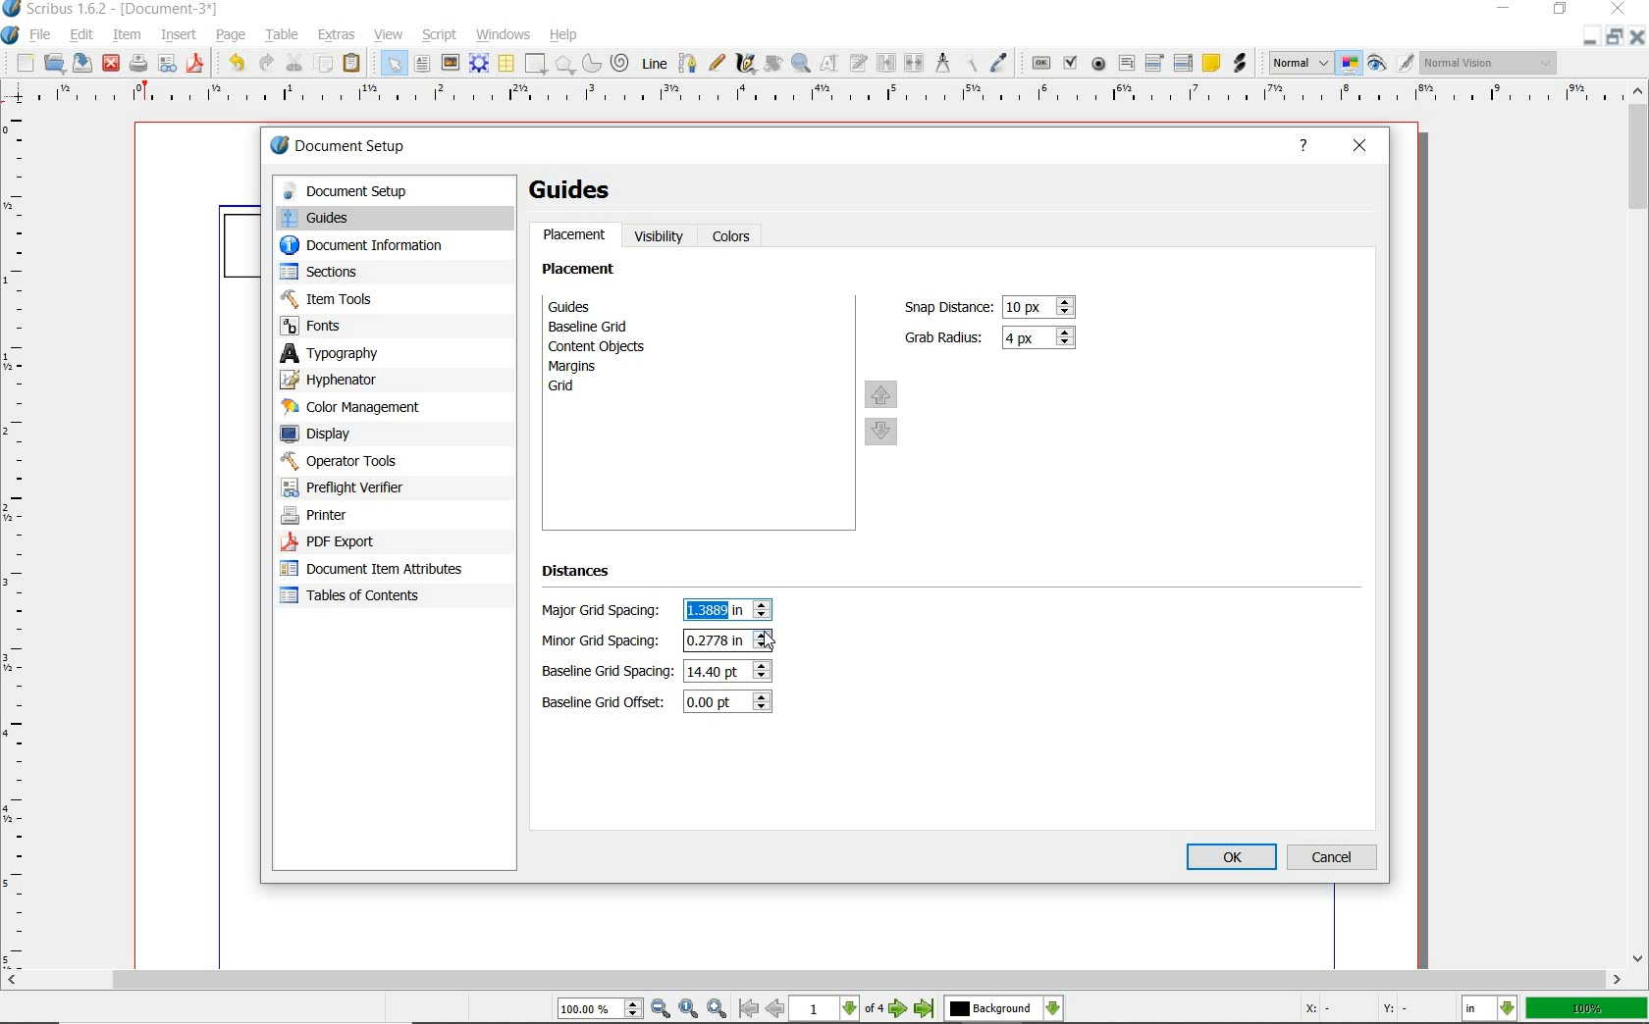  What do you see at coordinates (234, 64) in the screenshot?
I see `undo` at bounding box center [234, 64].